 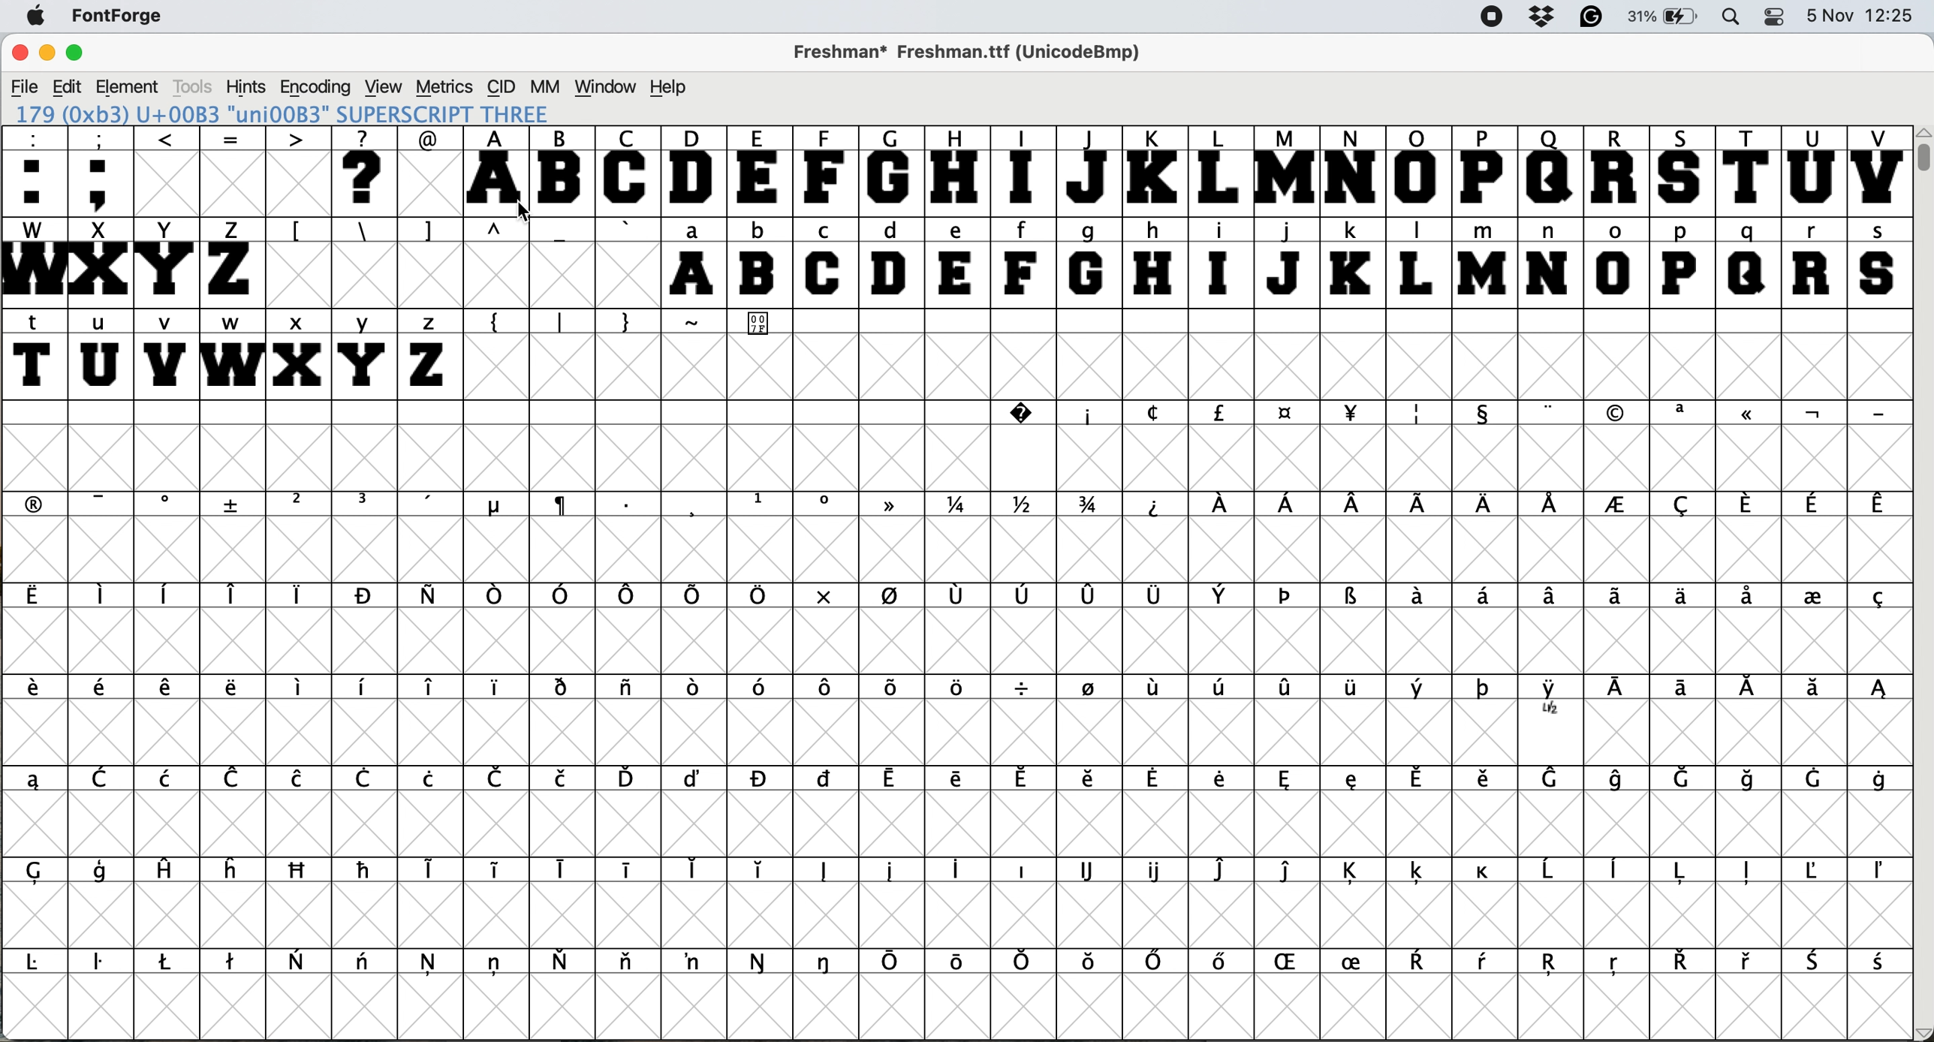 What do you see at coordinates (1487, 414) in the screenshot?
I see `symbol` at bounding box center [1487, 414].